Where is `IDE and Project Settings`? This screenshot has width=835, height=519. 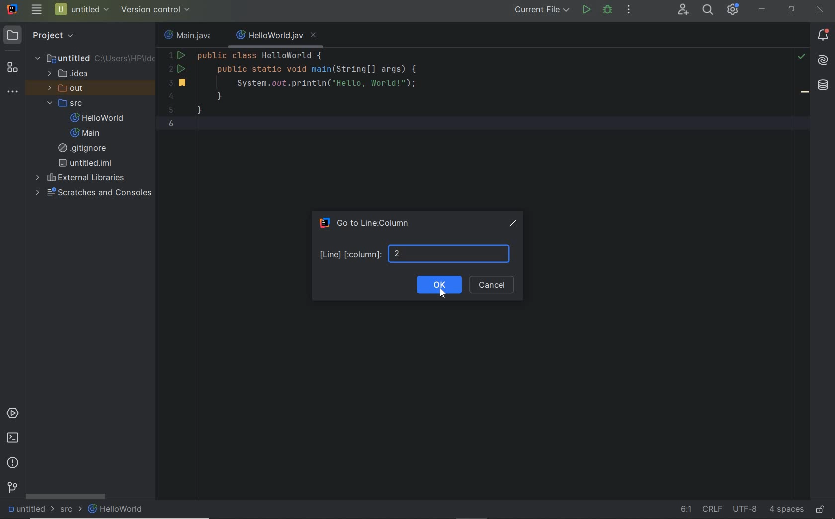
IDE and Project Settings is located at coordinates (732, 9).